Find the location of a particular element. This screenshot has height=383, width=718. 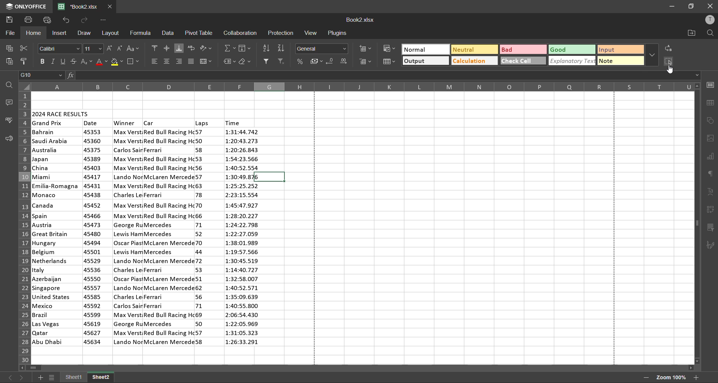

sheet names is located at coordinates (88, 377).